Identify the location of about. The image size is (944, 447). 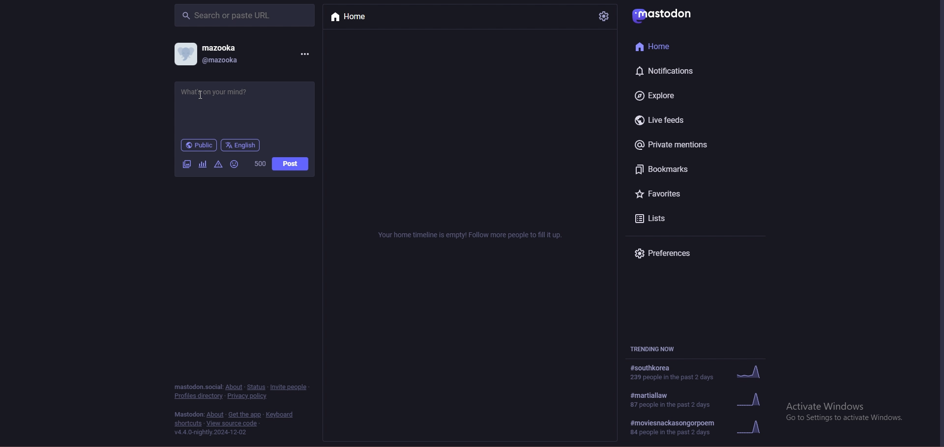
(235, 387).